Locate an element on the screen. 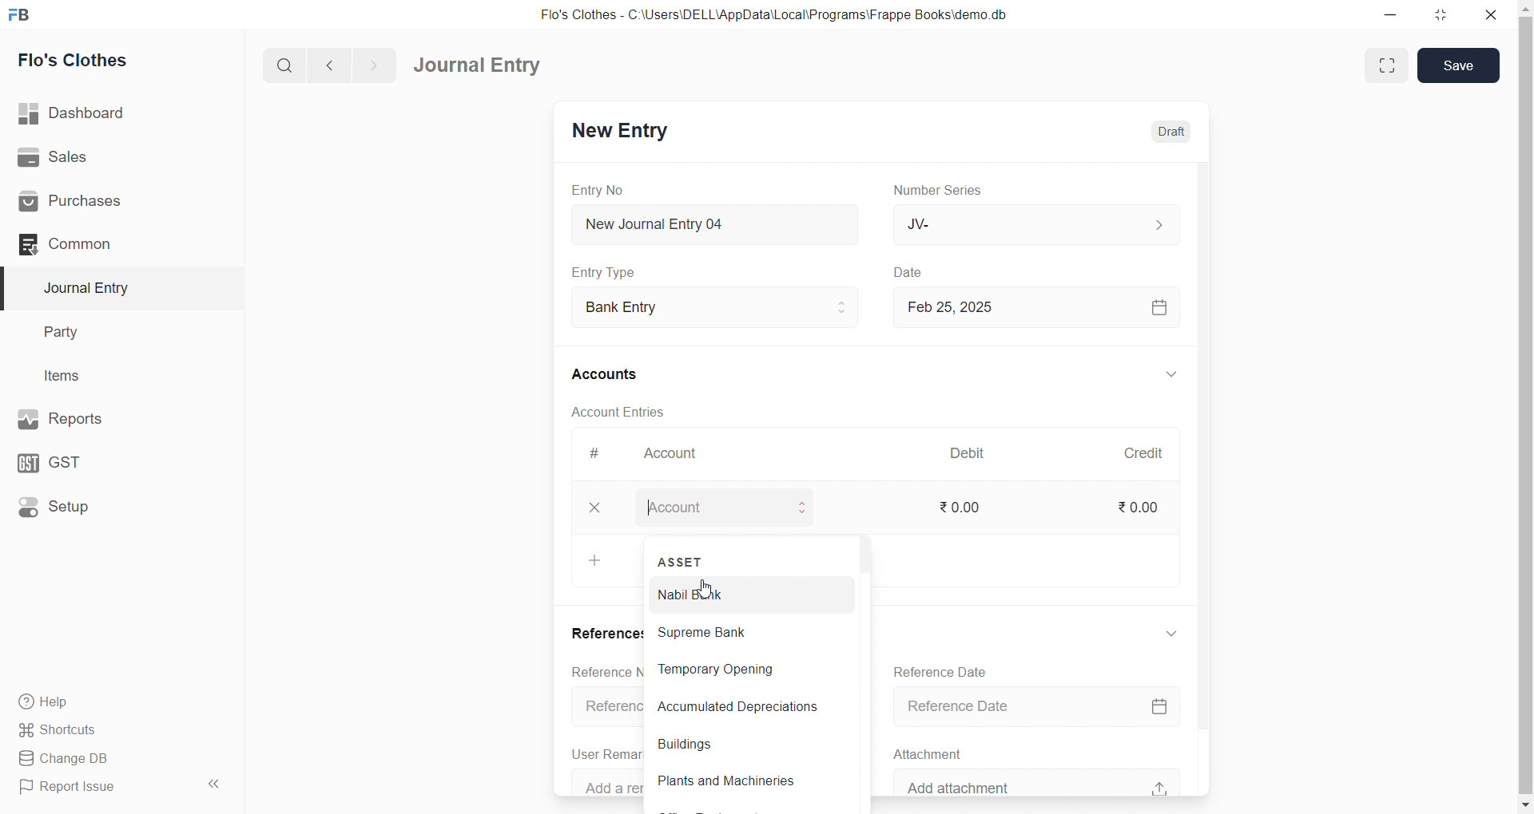  Dashboard is located at coordinates (117, 113).